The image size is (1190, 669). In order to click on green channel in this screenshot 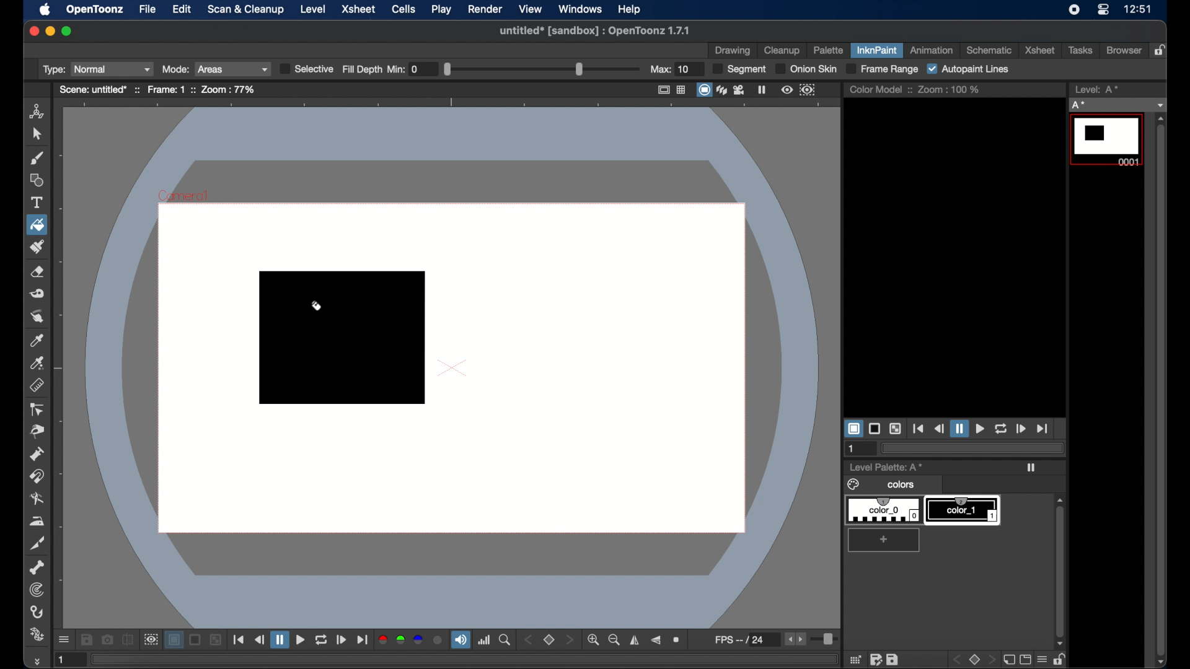, I will do `click(402, 640)`.